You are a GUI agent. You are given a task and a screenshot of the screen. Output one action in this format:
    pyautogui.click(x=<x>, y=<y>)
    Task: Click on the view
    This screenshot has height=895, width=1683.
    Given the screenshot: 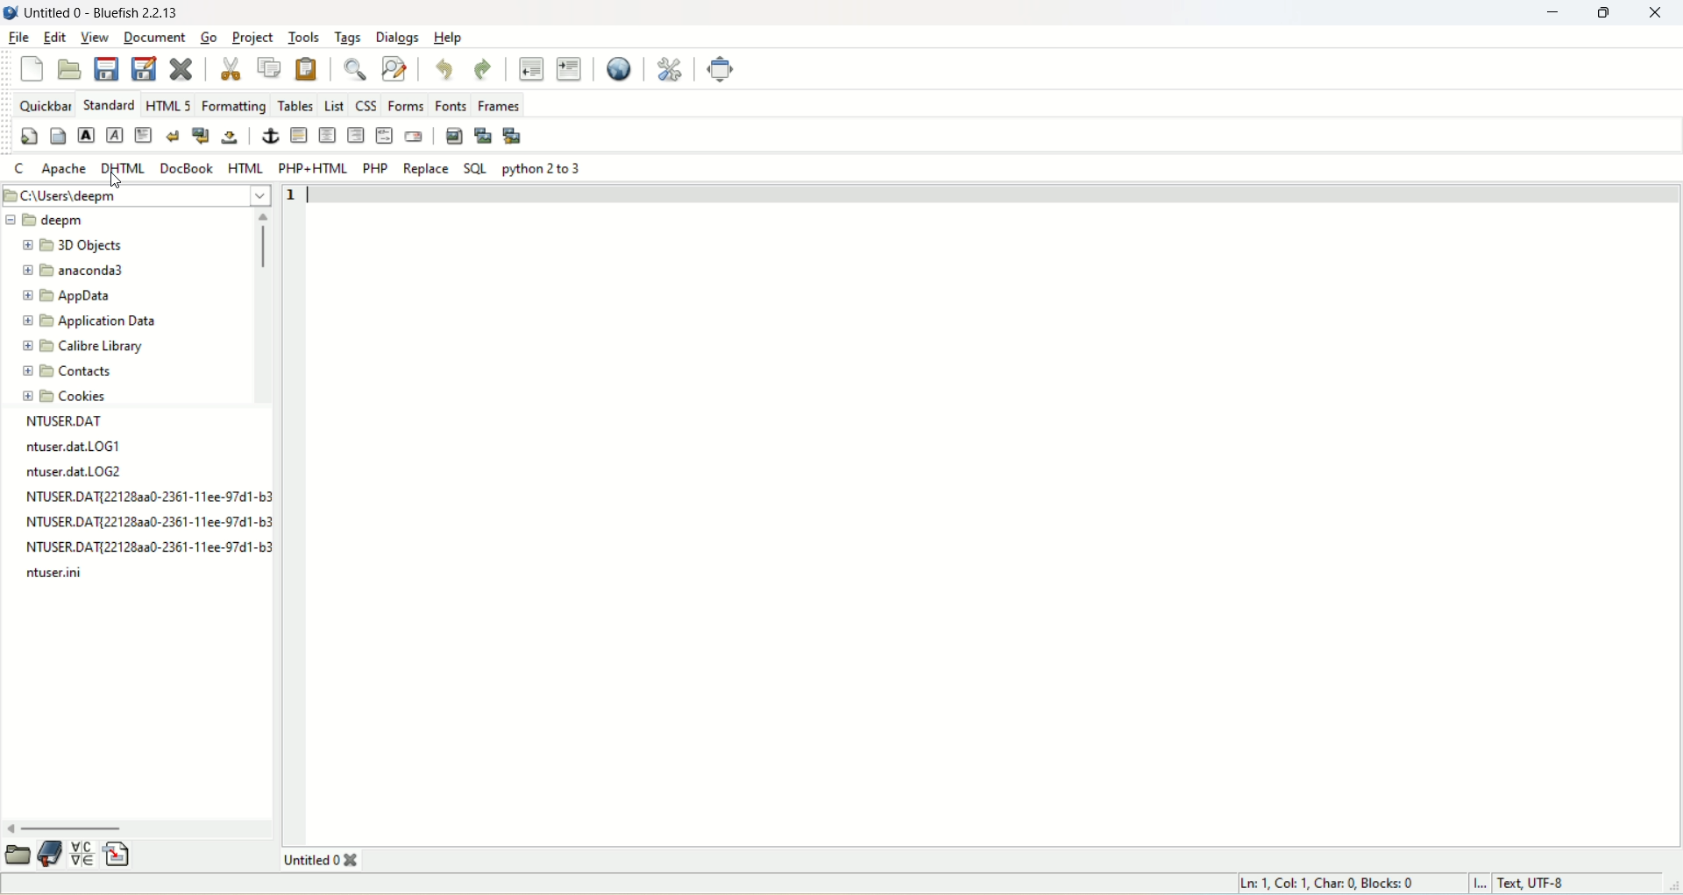 What is the action you would take?
    pyautogui.click(x=93, y=38)
    